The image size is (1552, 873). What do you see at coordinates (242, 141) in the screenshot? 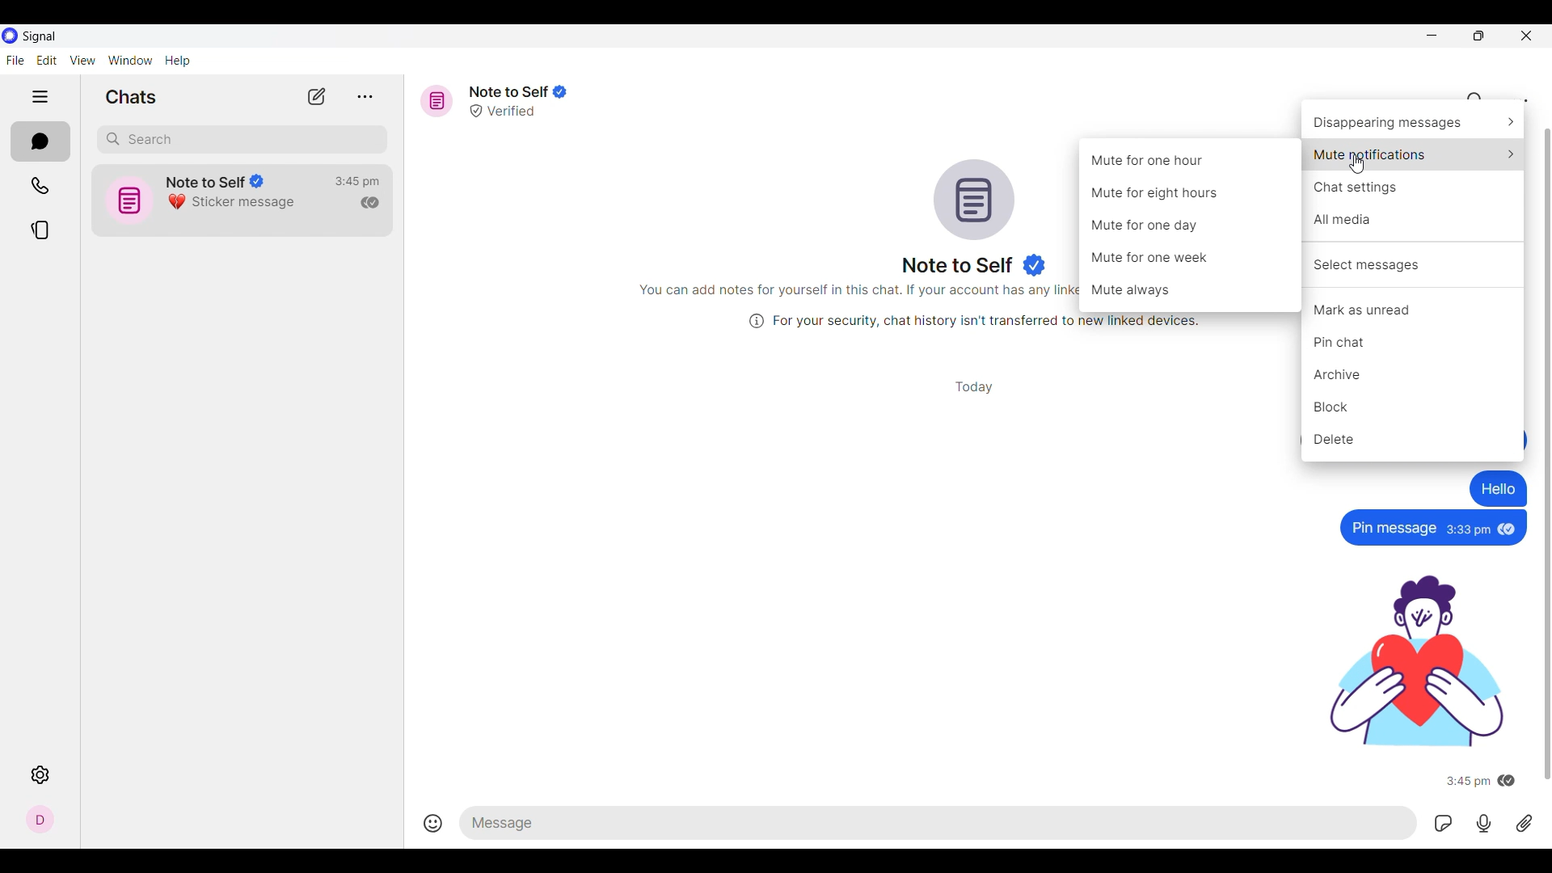
I see `Search chat` at bounding box center [242, 141].